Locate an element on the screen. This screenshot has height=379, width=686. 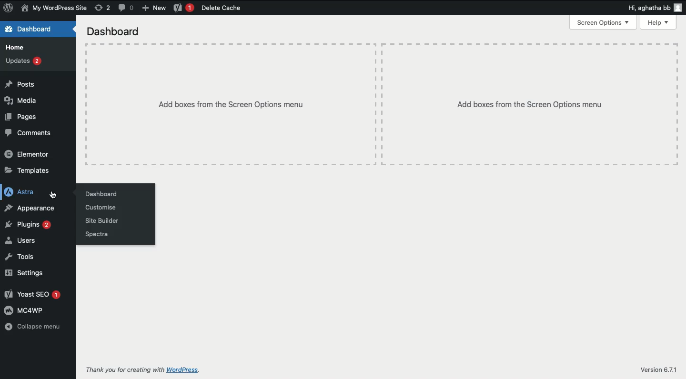
Appearance is located at coordinates (32, 208).